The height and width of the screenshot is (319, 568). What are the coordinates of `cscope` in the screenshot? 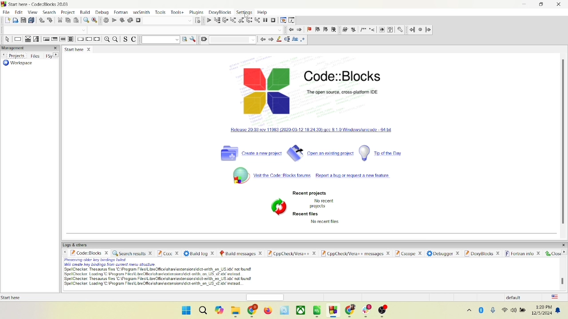 It's located at (410, 255).